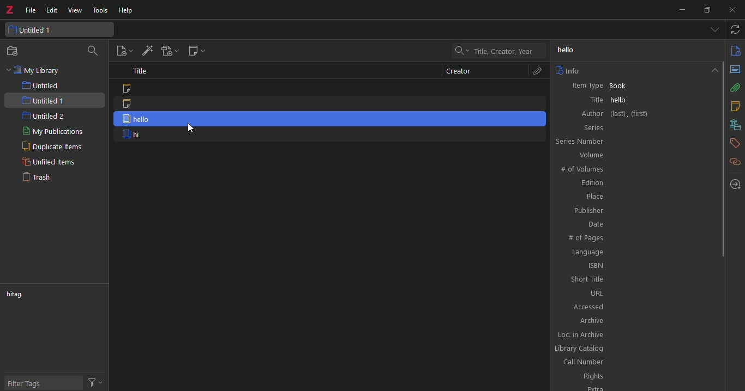  Describe the element at coordinates (571, 71) in the screenshot. I see `info` at that location.